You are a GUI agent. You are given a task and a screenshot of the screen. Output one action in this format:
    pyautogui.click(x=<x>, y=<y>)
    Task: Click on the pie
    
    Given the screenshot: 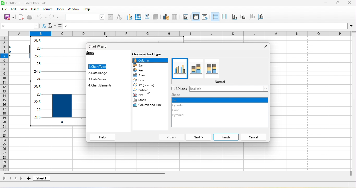 What is the action you would take?
    pyautogui.click(x=140, y=70)
    